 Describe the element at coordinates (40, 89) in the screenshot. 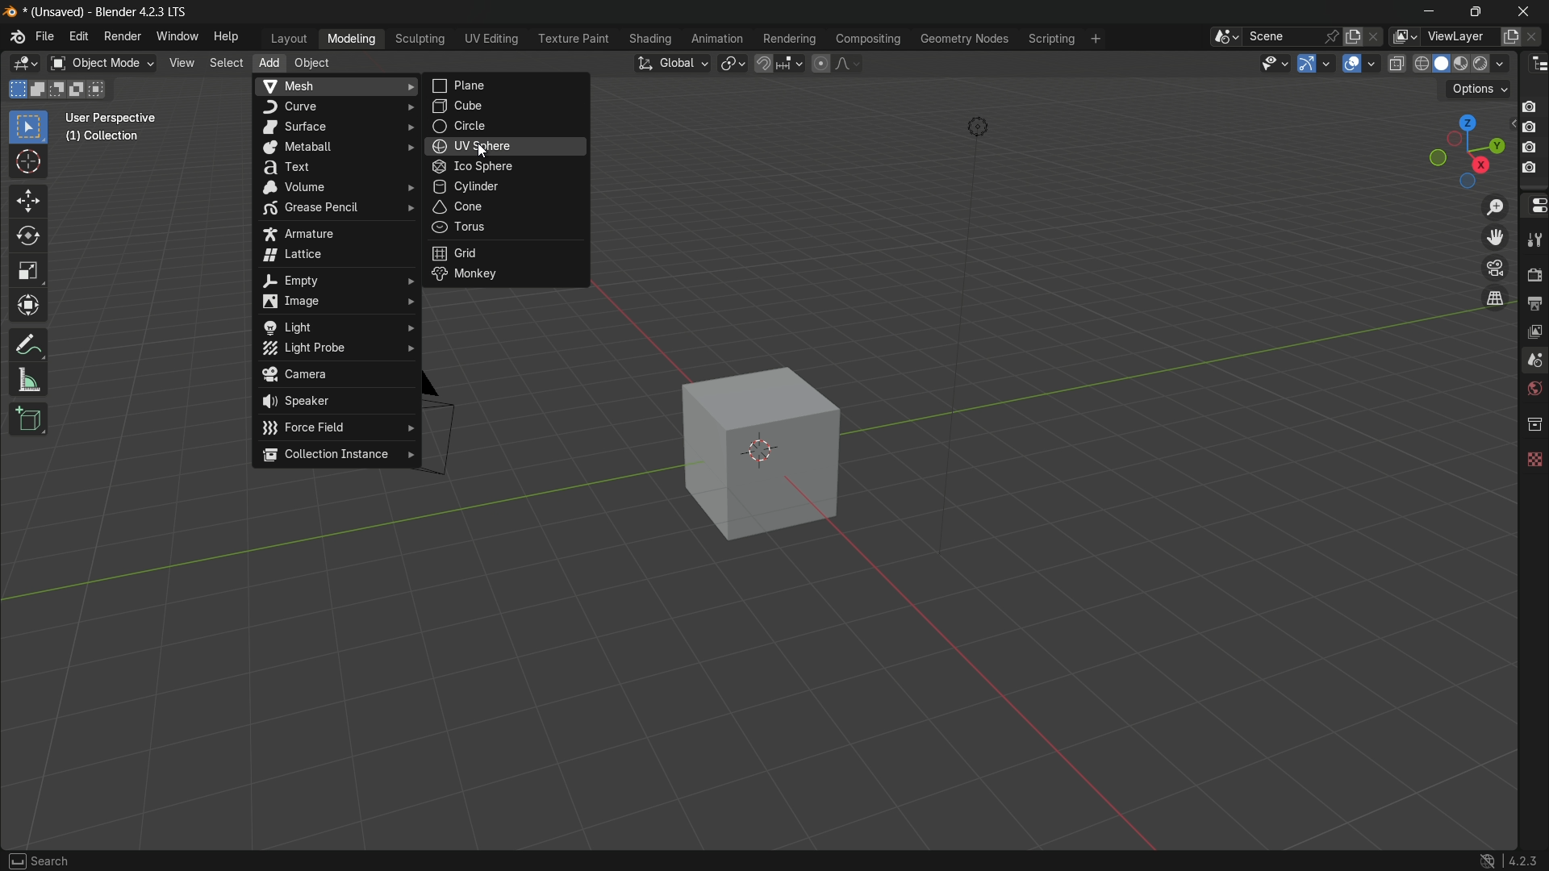

I see `extend existing selection` at that location.